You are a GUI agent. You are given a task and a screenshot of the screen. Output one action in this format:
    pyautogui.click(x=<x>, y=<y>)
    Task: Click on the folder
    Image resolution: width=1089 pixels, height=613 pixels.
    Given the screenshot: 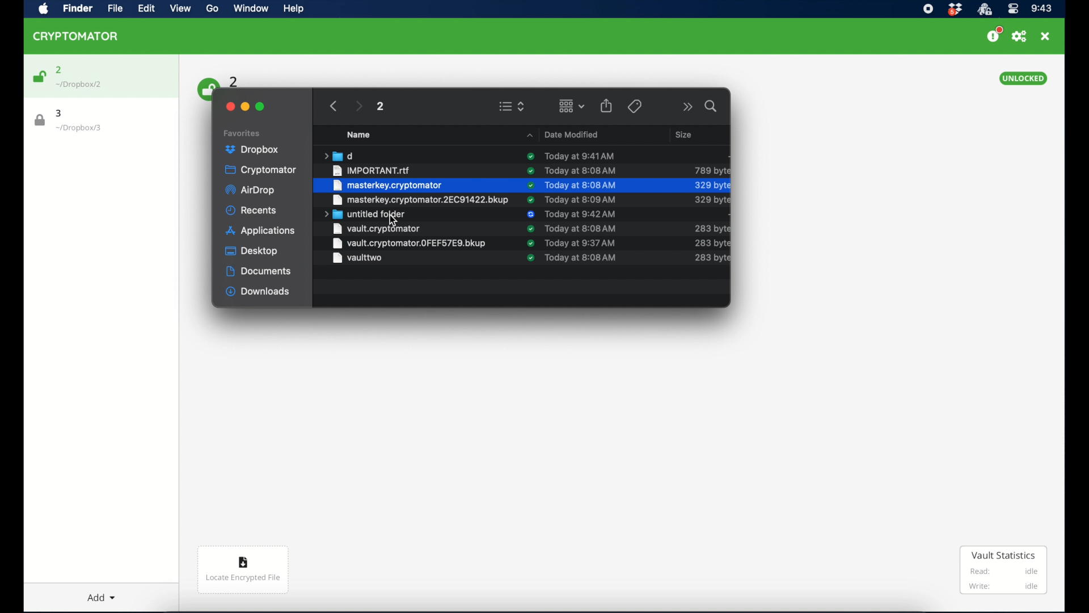 What is the action you would take?
    pyautogui.click(x=338, y=156)
    